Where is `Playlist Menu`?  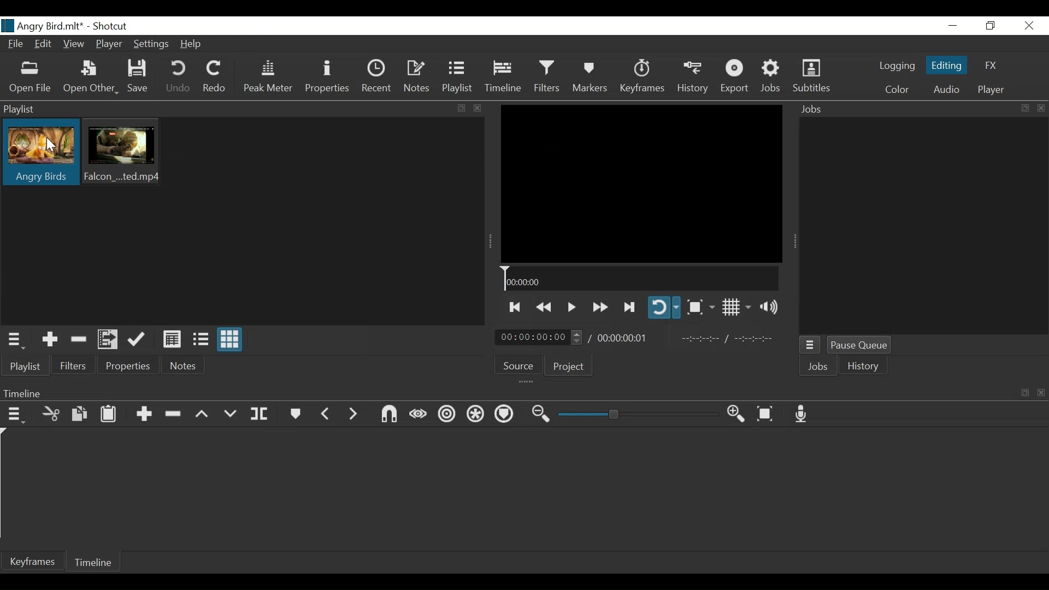
Playlist Menu is located at coordinates (19, 340).